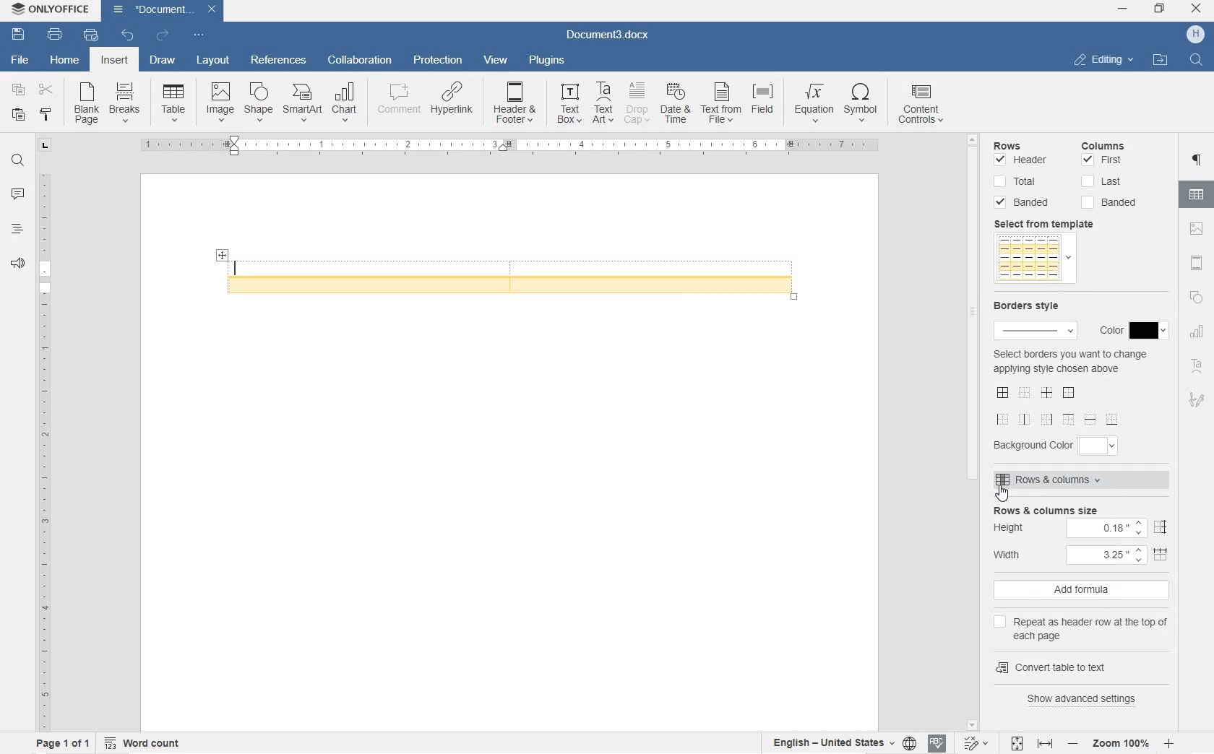 The width and height of the screenshot is (1214, 754). What do you see at coordinates (1085, 554) in the screenshot?
I see `Width` at bounding box center [1085, 554].